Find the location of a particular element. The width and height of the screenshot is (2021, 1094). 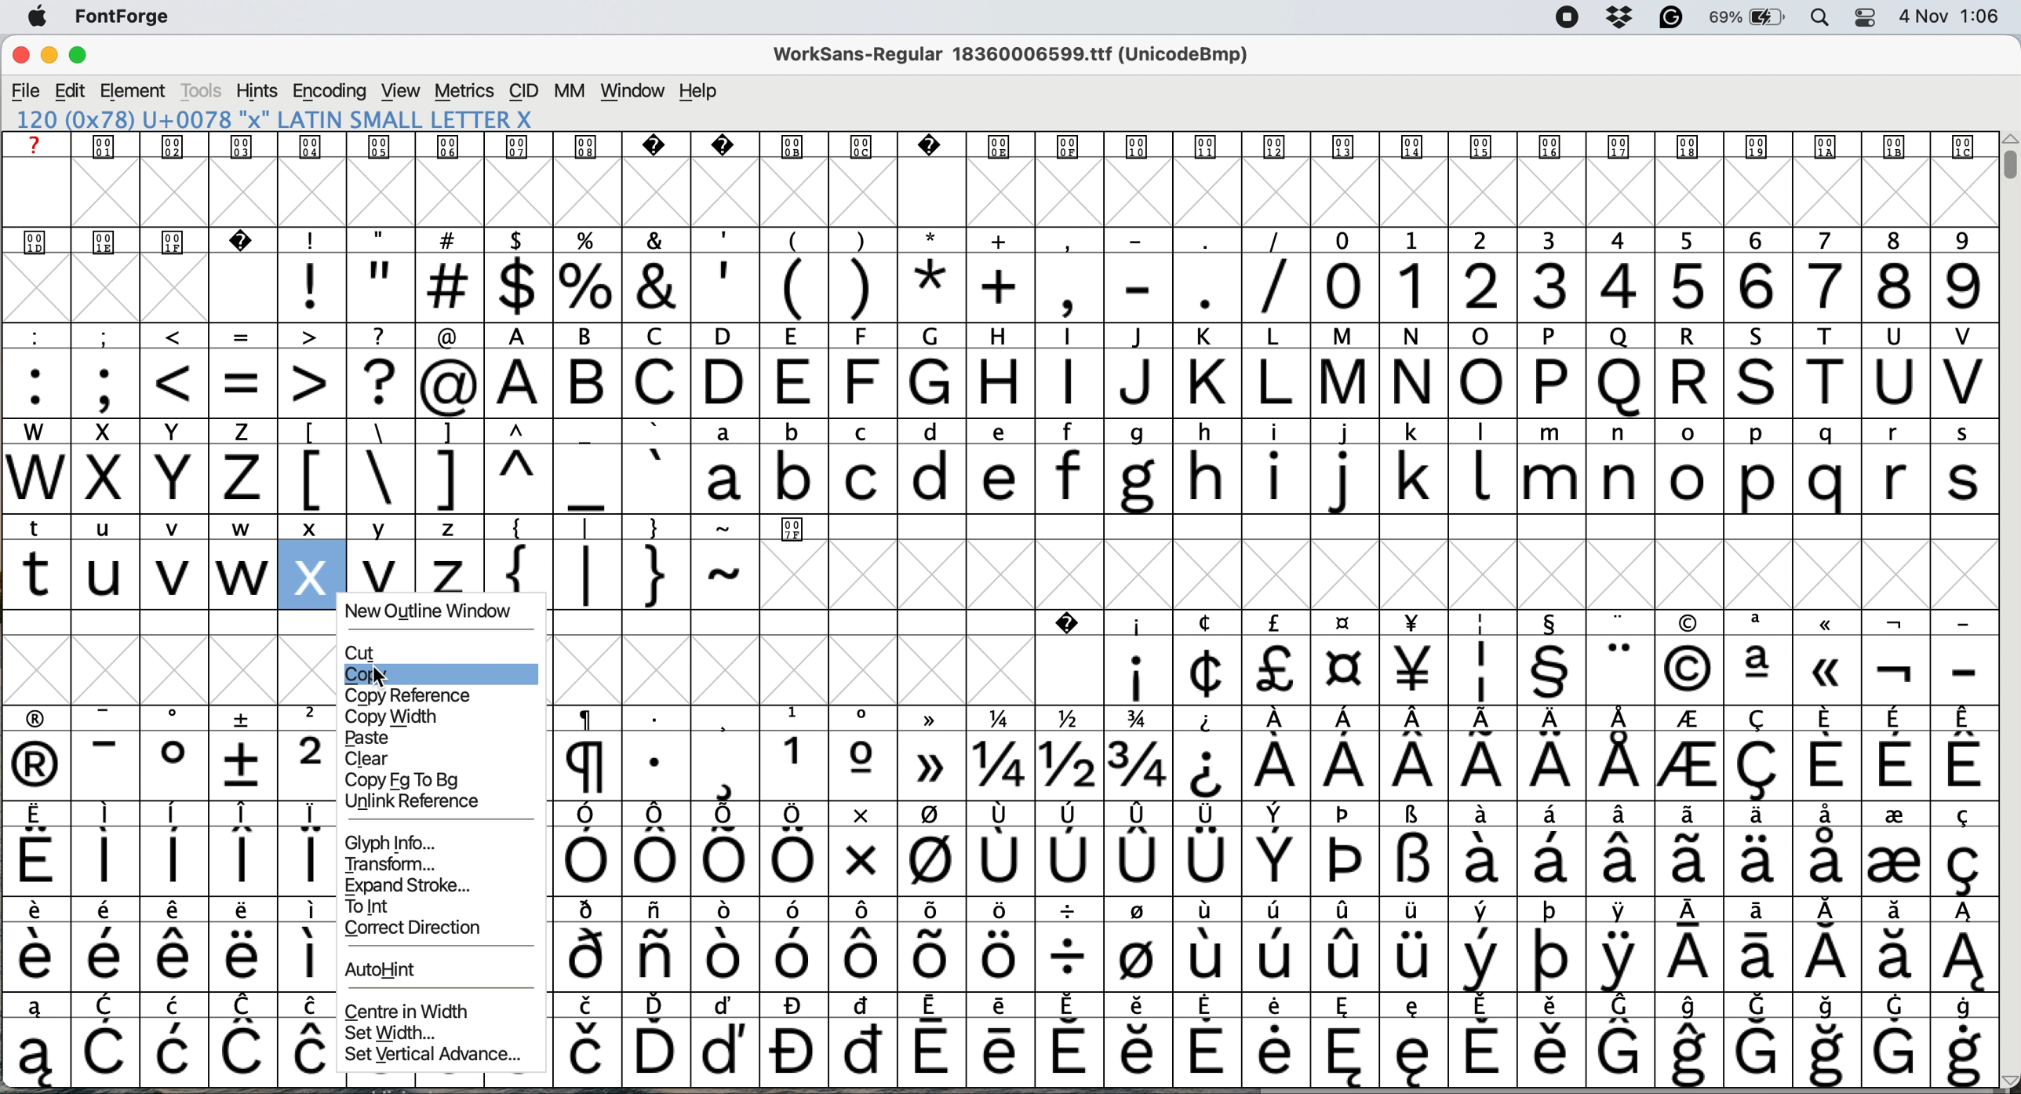

special characters is located at coordinates (166, 859).